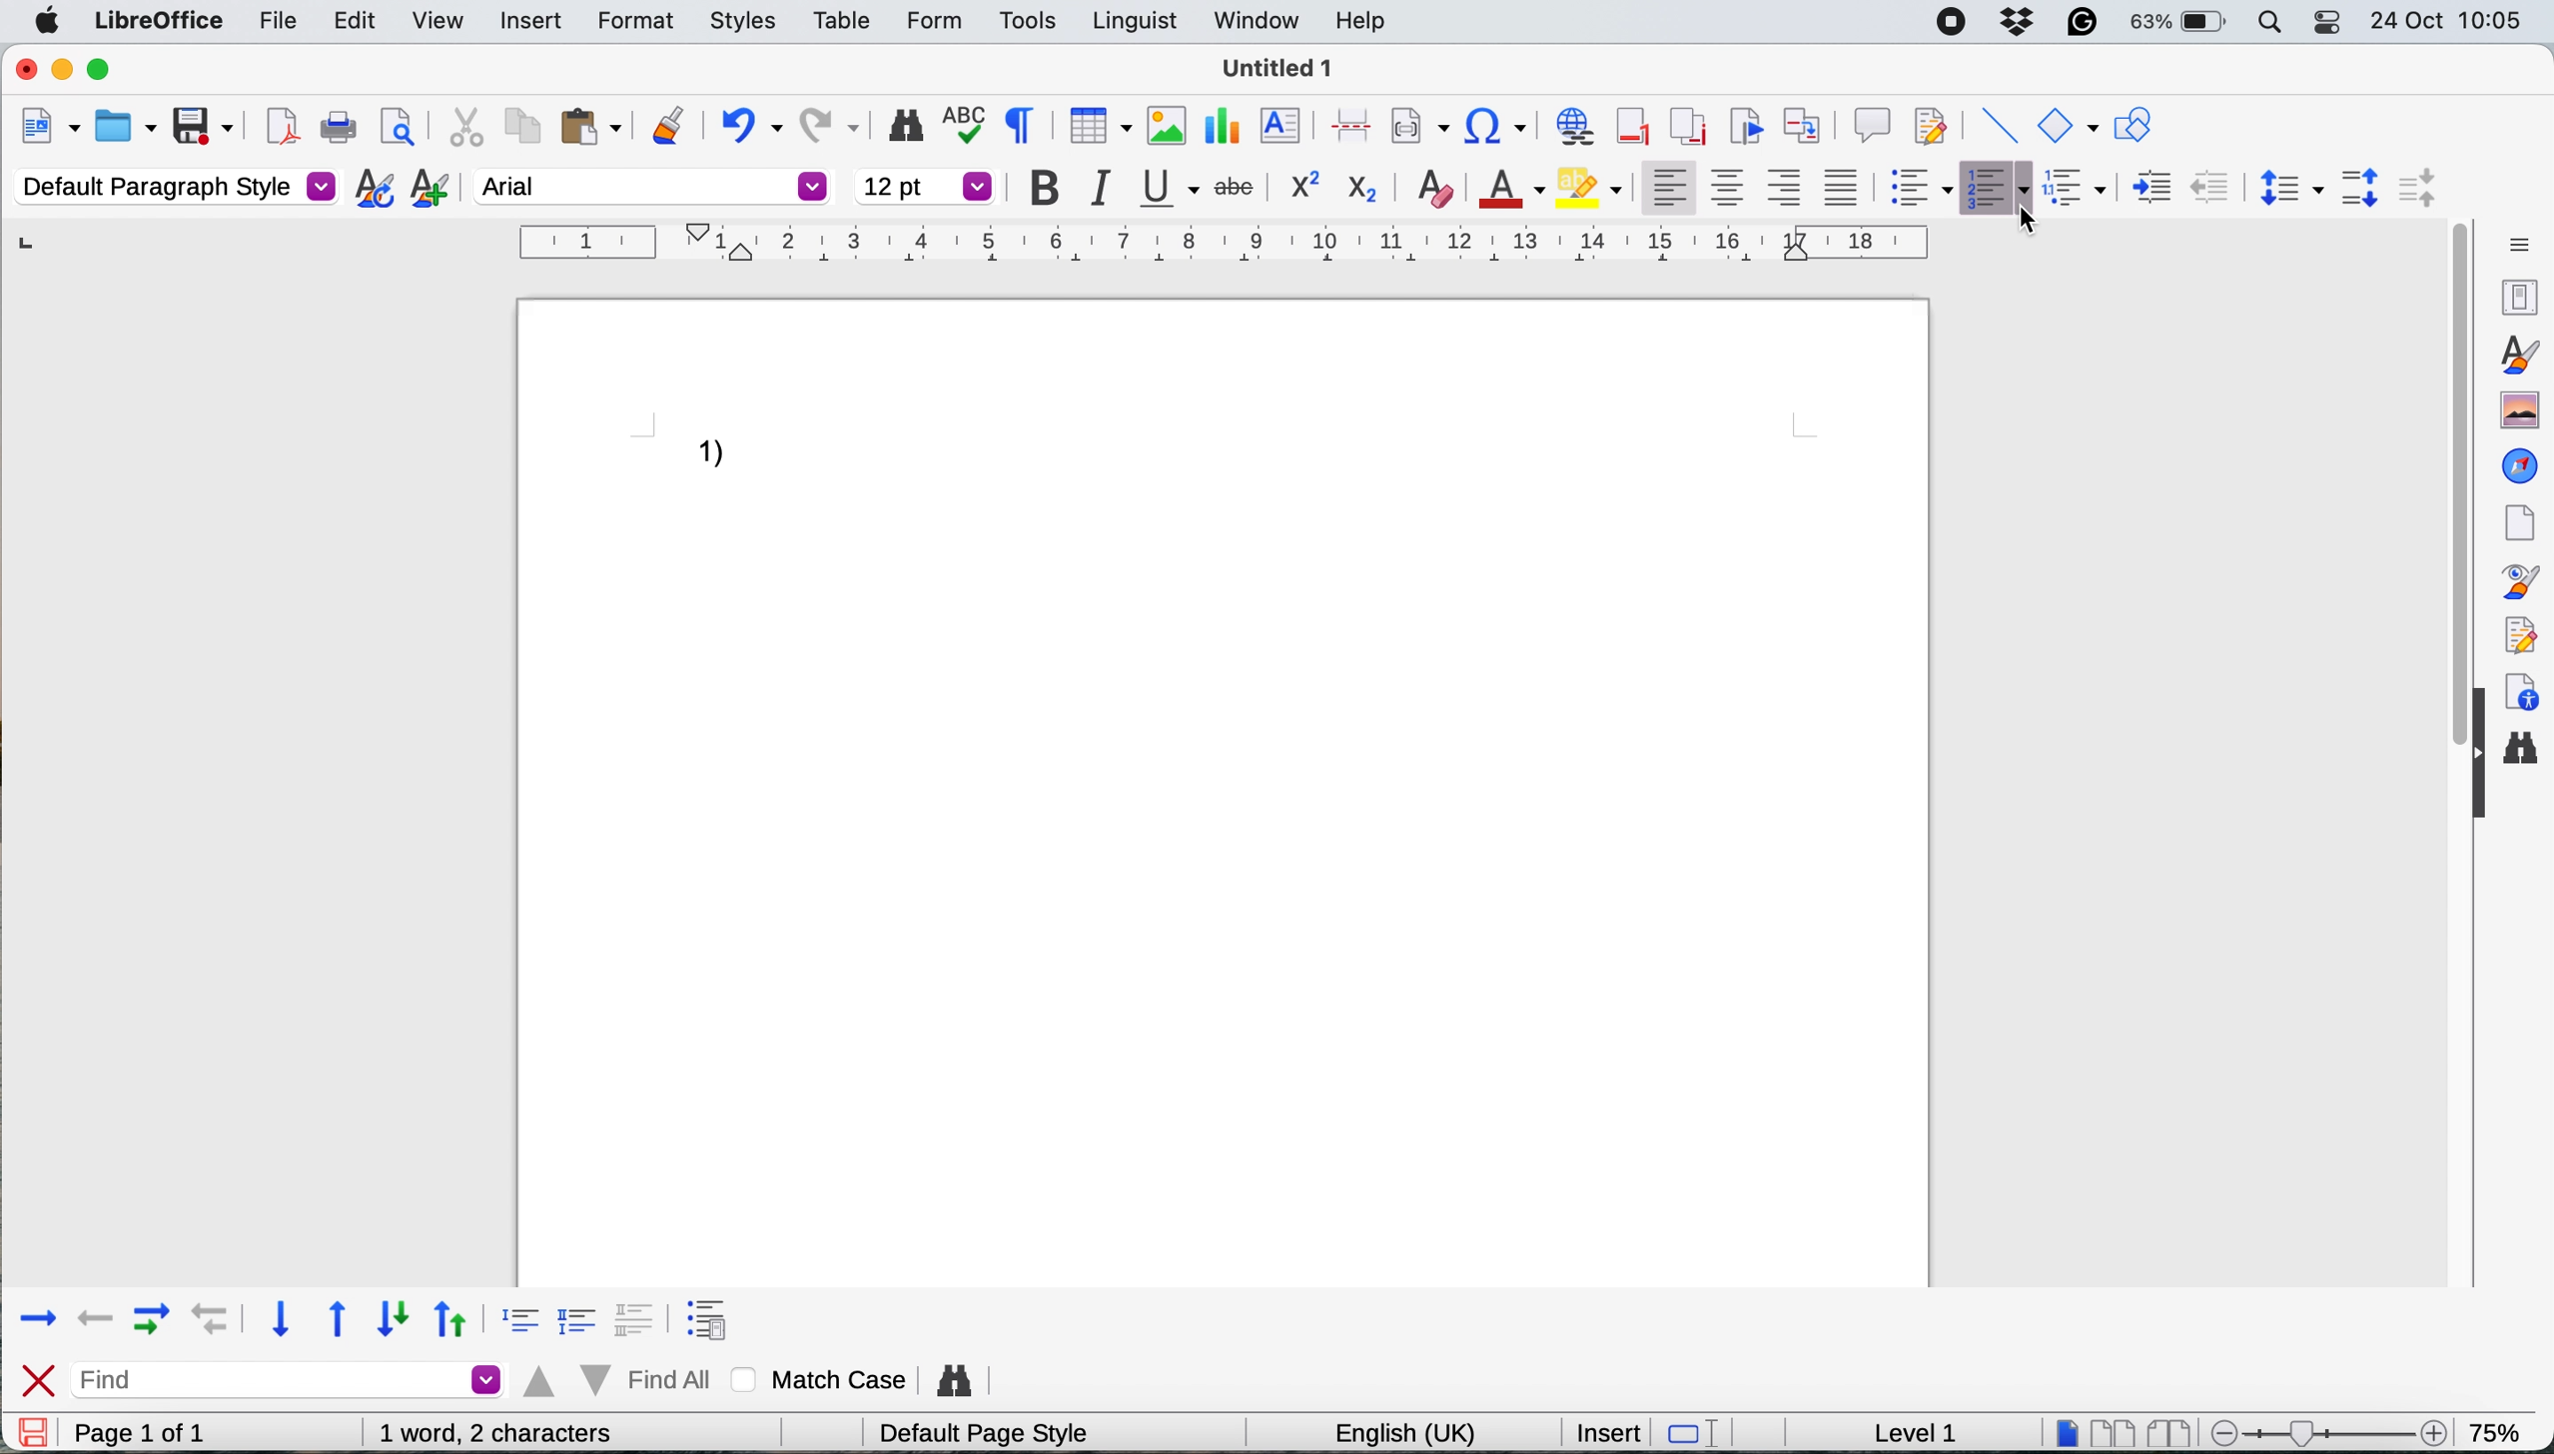  What do you see at coordinates (1918, 1432) in the screenshot?
I see `level 1` at bounding box center [1918, 1432].